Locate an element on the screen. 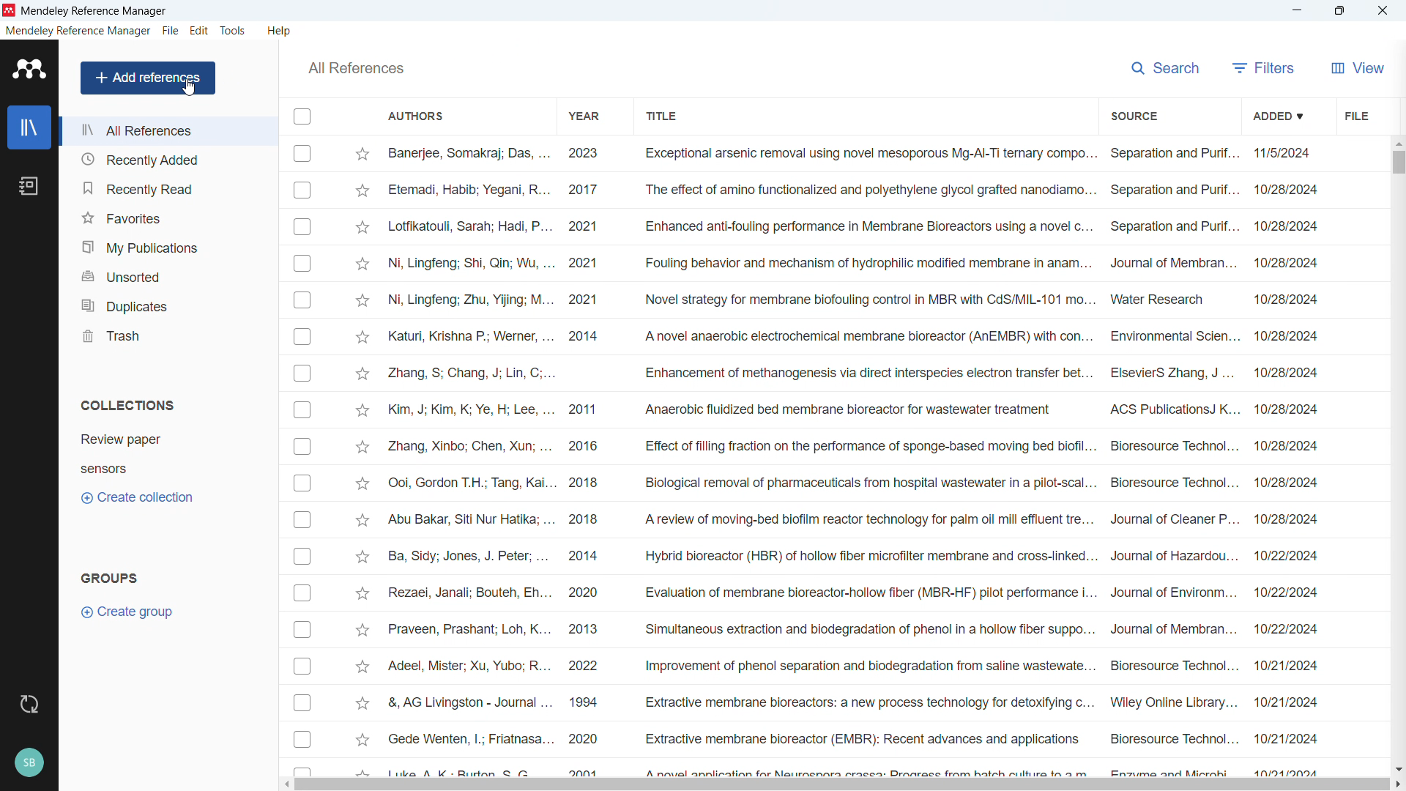 Image resolution: width=1406 pixels, height=791 pixels. search  is located at coordinates (1167, 66).